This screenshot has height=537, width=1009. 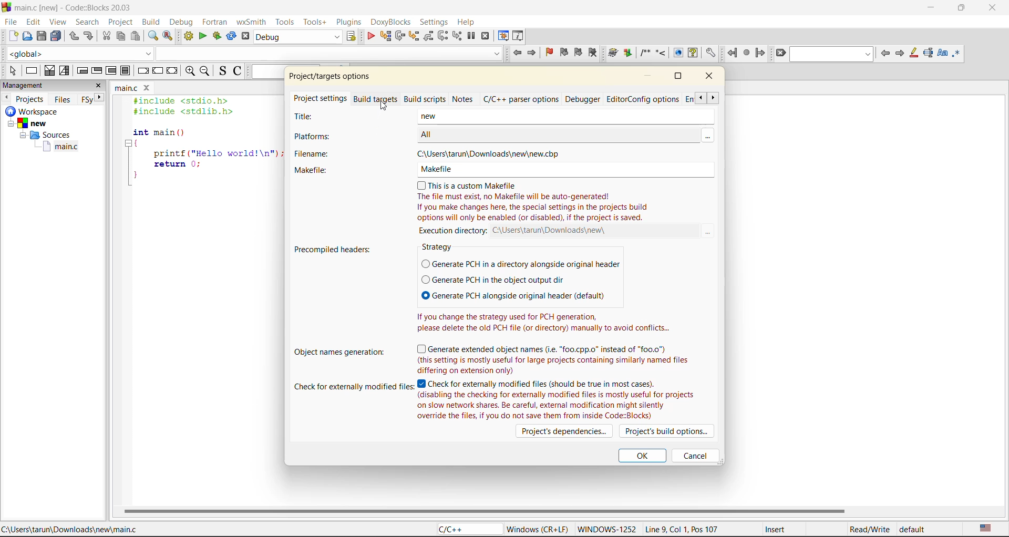 I want to click on default, so click(x=915, y=531).